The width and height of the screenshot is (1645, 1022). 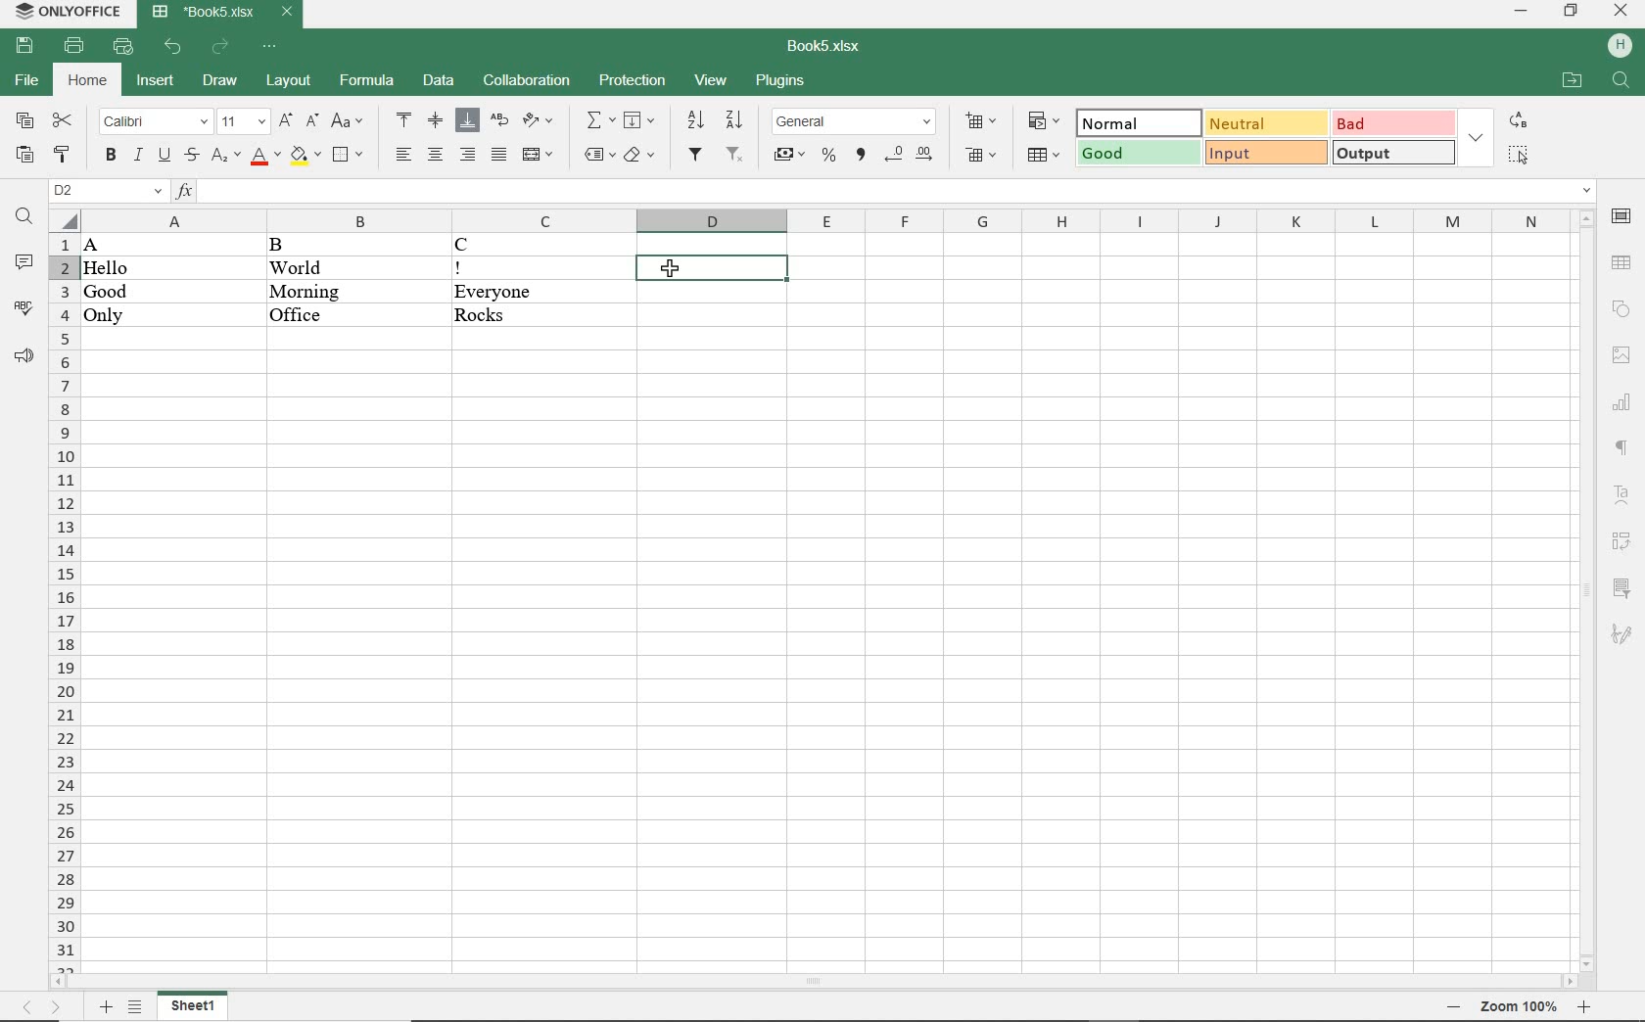 I want to click on DOCUMENT NAME, so click(x=225, y=14).